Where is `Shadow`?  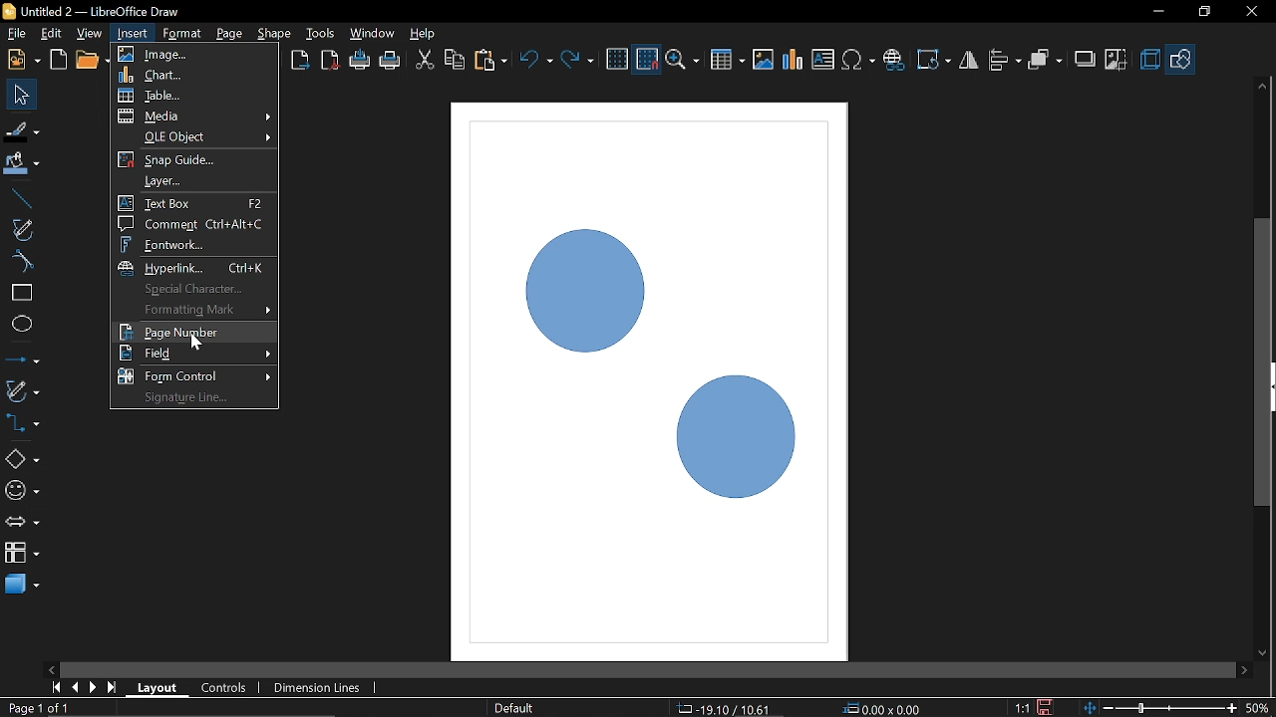 Shadow is located at coordinates (1086, 62).